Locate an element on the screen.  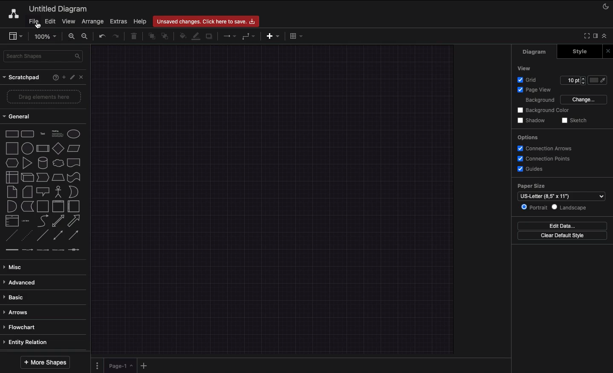
Container is located at coordinates (43, 206).